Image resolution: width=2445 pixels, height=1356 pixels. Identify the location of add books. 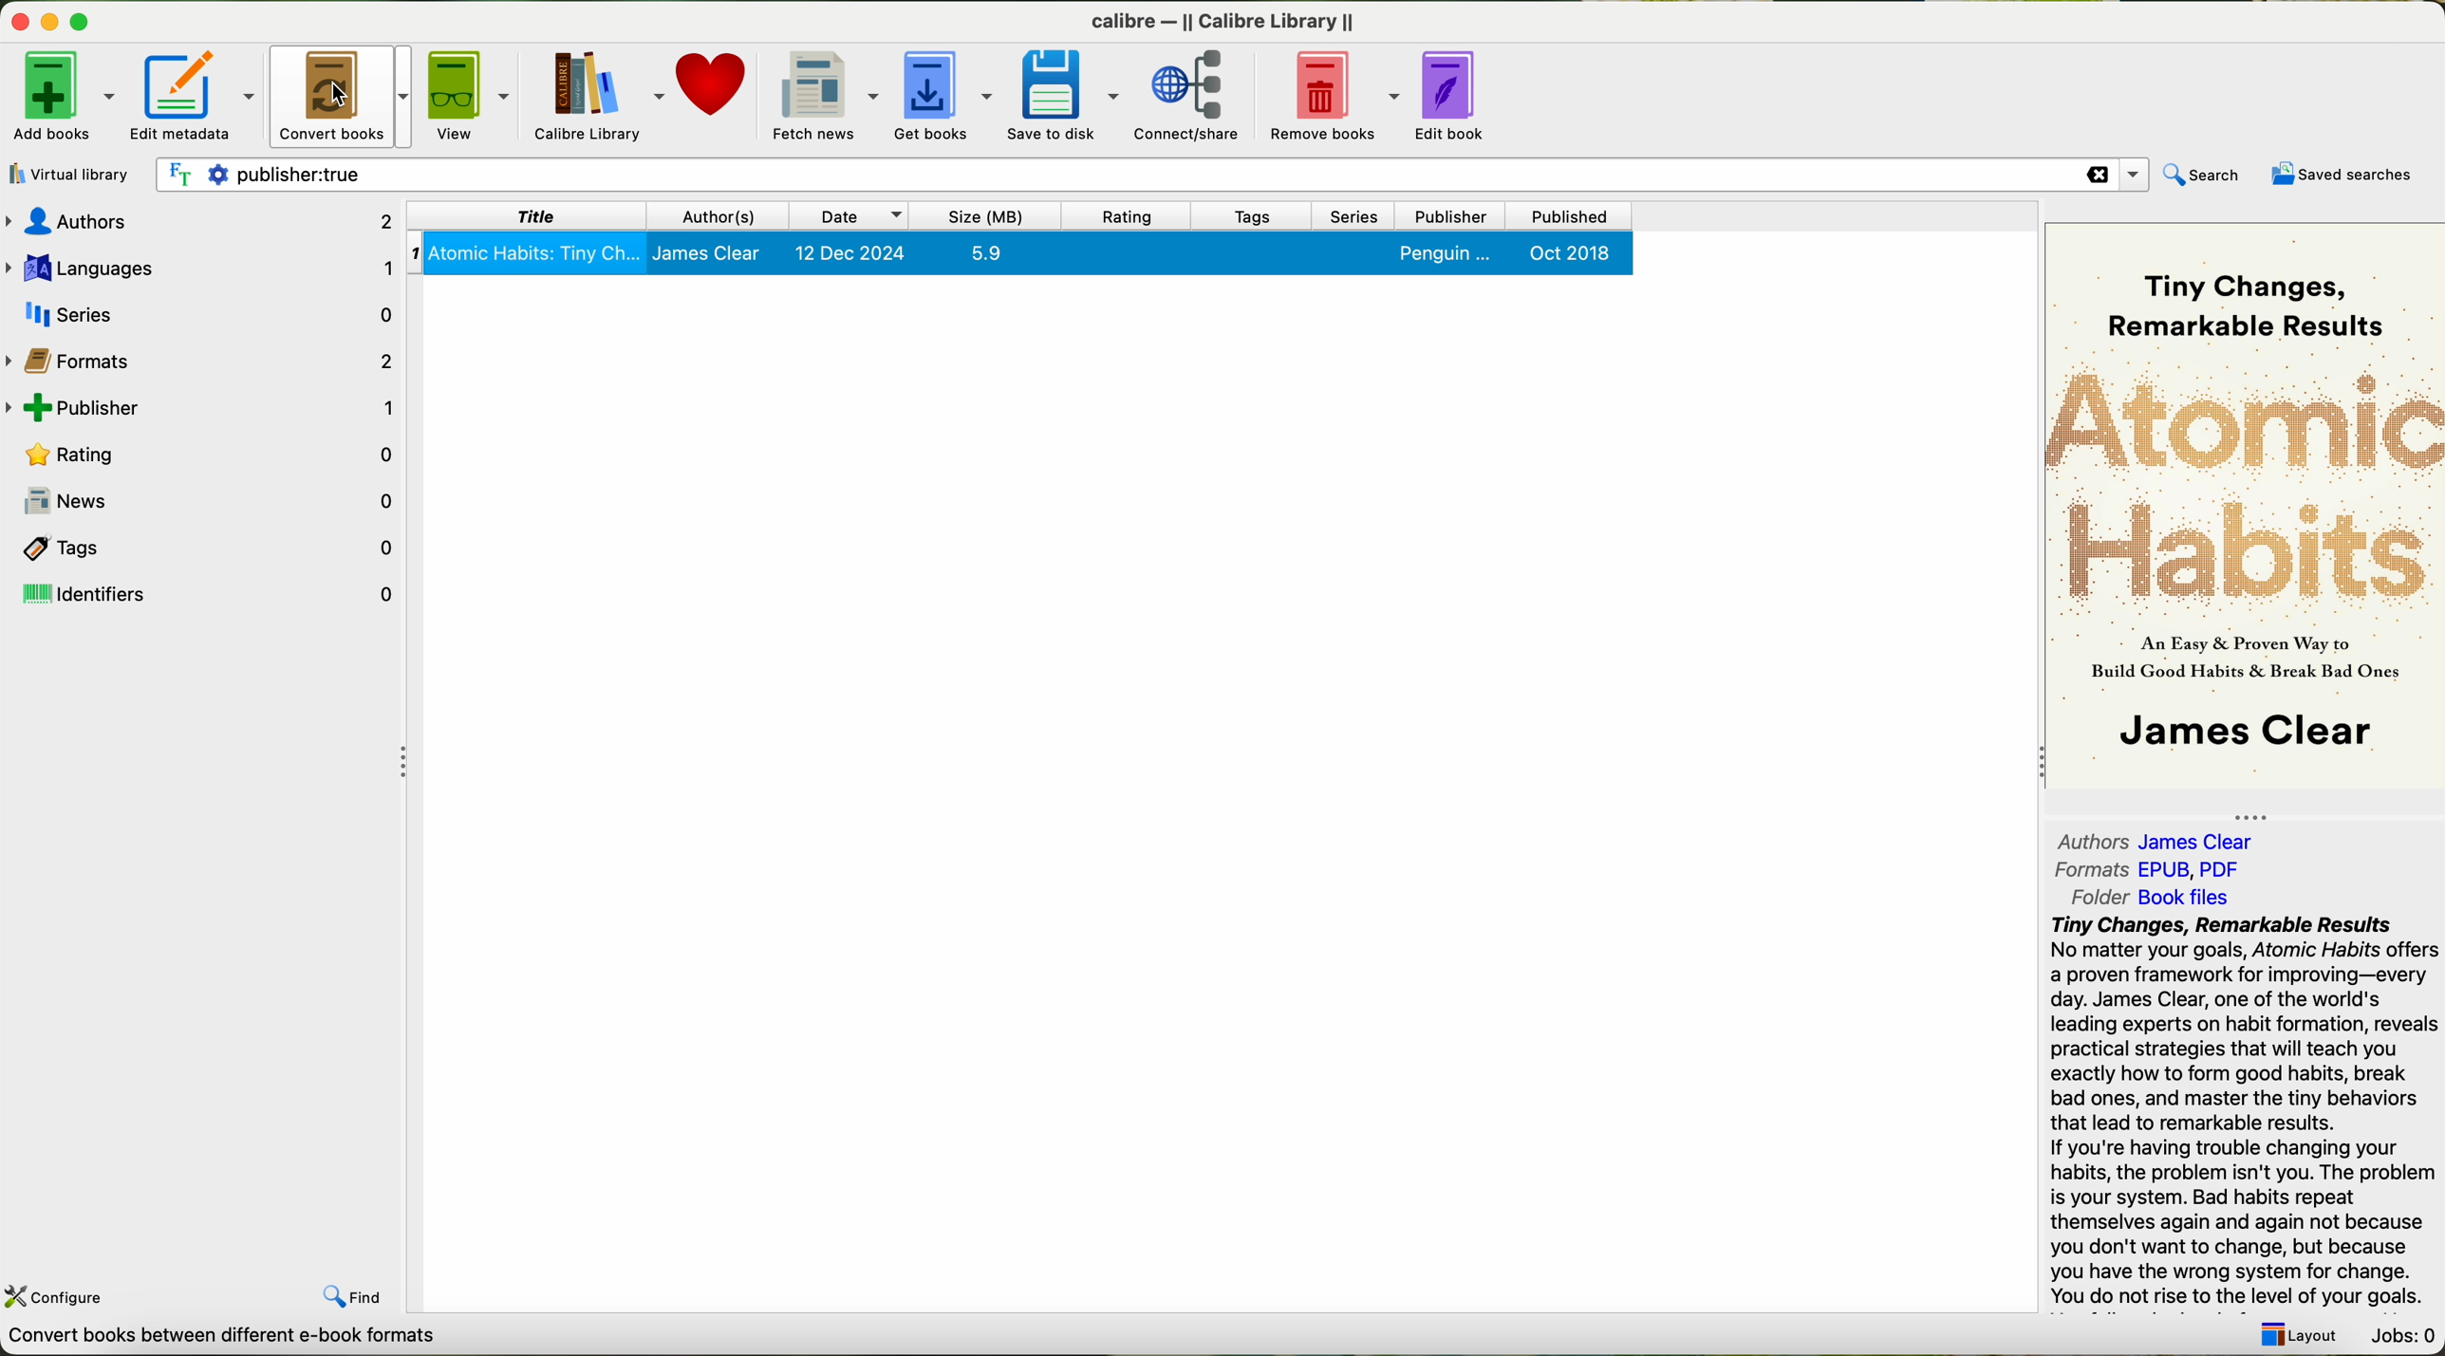
(58, 95).